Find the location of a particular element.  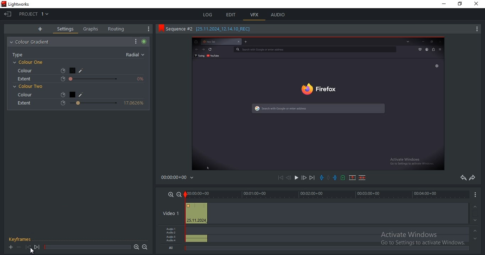

Selected color is located at coordinates (73, 95).